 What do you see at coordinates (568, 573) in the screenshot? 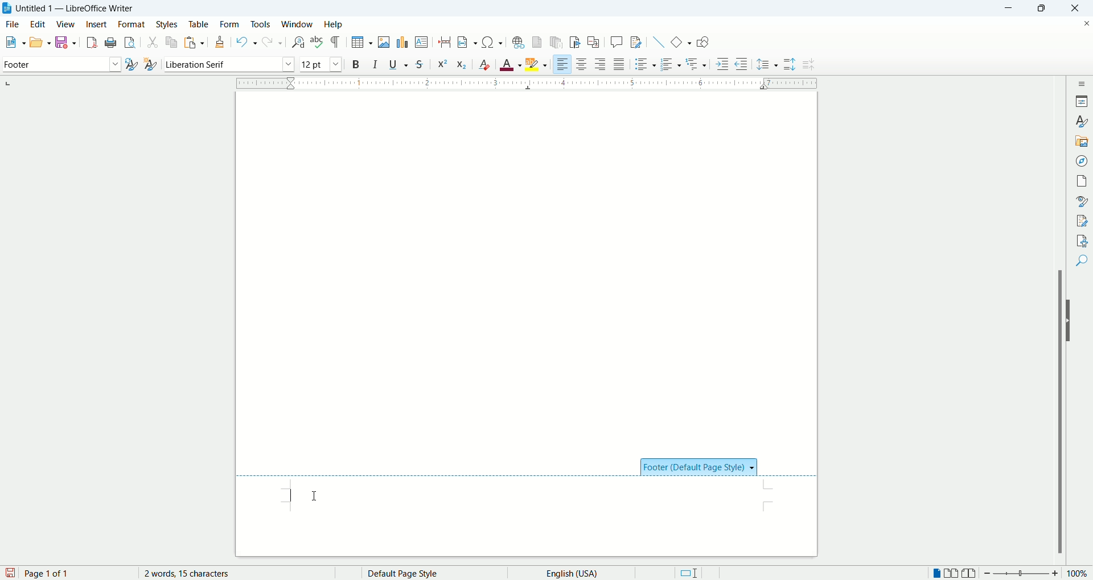
I see `text language` at bounding box center [568, 573].